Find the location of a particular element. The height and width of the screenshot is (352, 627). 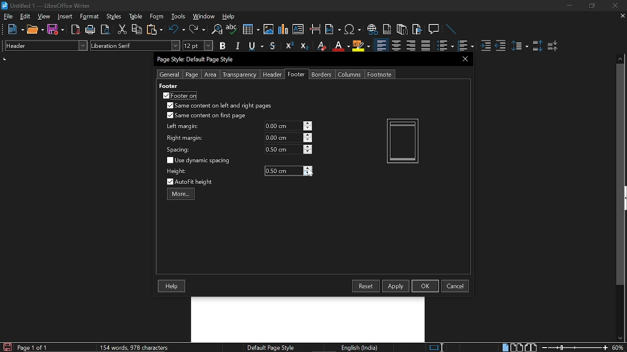

File is located at coordinates (8, 16).